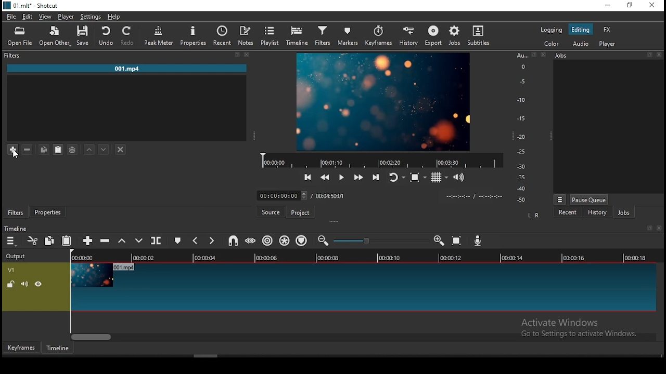 This screenshot has height=374, width=666. Describe the element at coordinates (565, 213) in the screenshot. I see `recent` at that location.